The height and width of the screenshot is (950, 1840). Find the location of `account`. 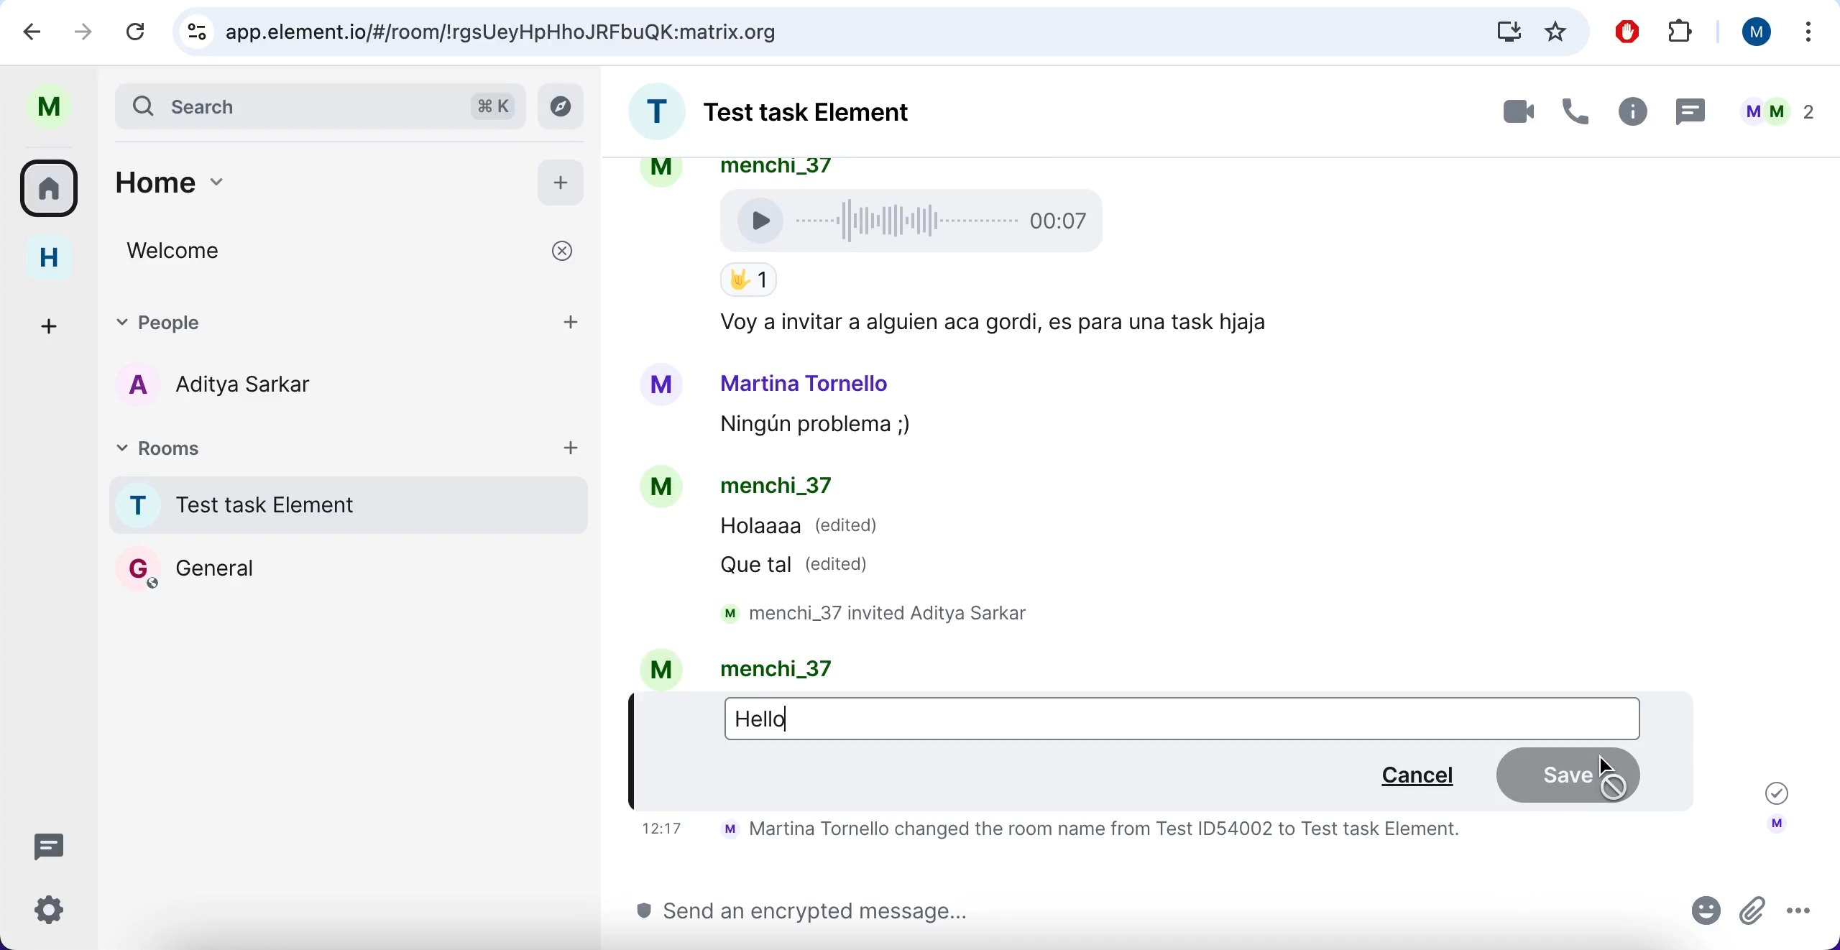

account is located at coordinates (1775, 829).